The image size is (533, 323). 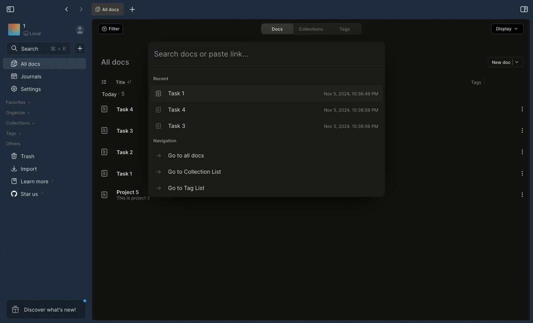 What do you see at coordinates (24, 156) in the screenshot?
I see `Trash` at bounding box center [24, 156].